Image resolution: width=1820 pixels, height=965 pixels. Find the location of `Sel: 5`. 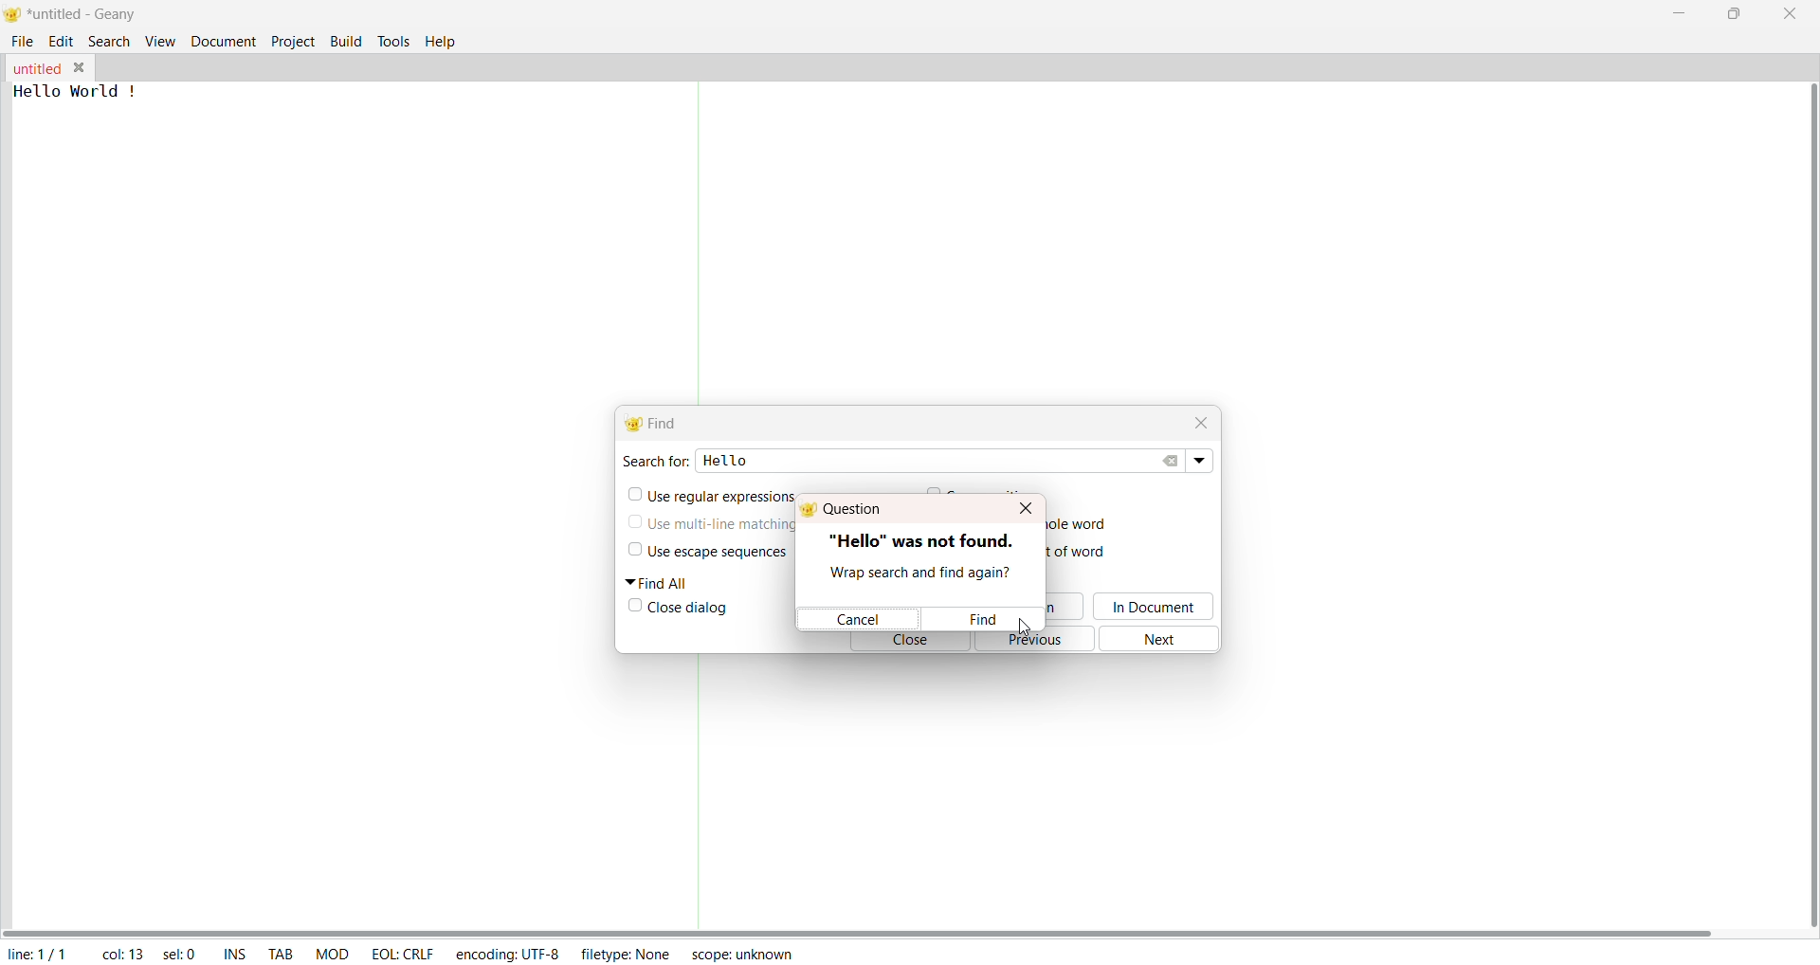

Sel: 5 is located at coordinates (178, 953).